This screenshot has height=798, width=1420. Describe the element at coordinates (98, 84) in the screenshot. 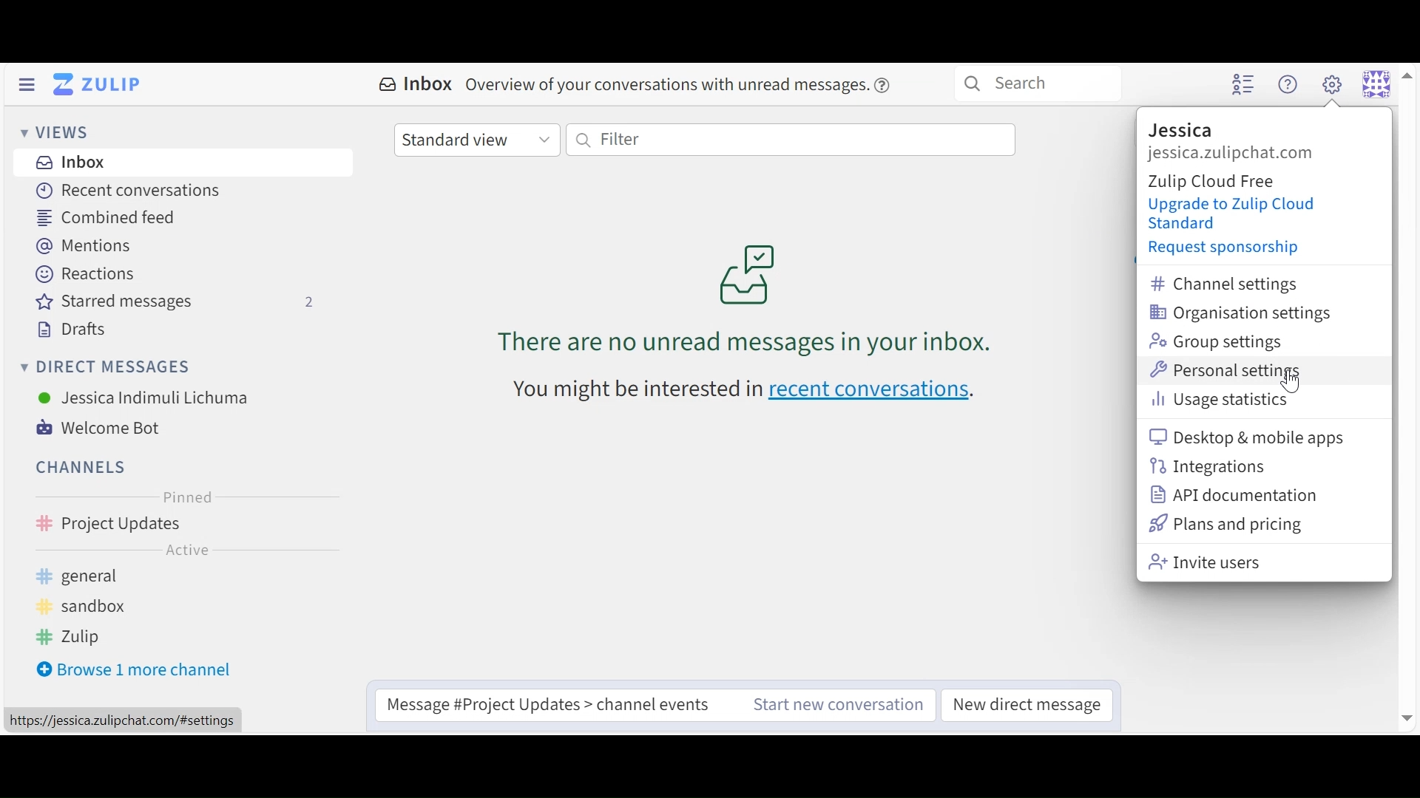

I see `Go to Home Menu` at that location.